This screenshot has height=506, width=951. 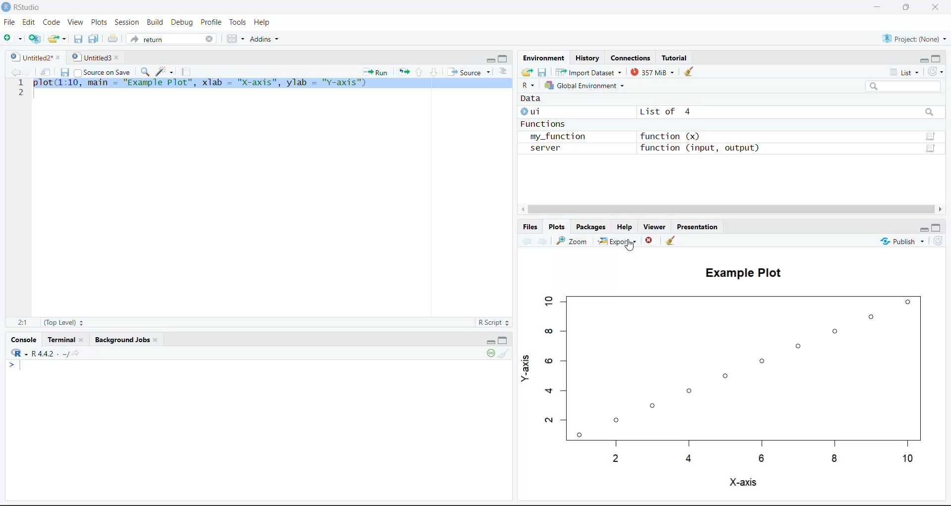 What do you see at coordinates (492, 354) in the screenshot?
I see `Session suspend timeout` at bounding box center [492, 354].